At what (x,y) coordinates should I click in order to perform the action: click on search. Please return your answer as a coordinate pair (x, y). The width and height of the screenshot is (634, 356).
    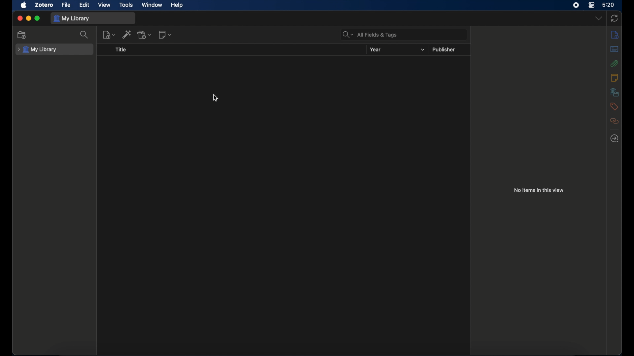
    Looking at the image, I should click on (85, 35).